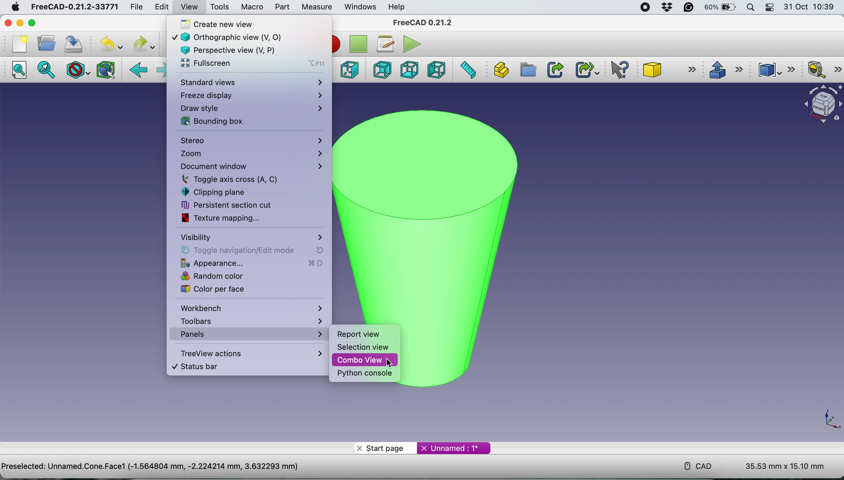 This screenshot has width=844, height=480. I want to click on dropbox, so click(665, 8).